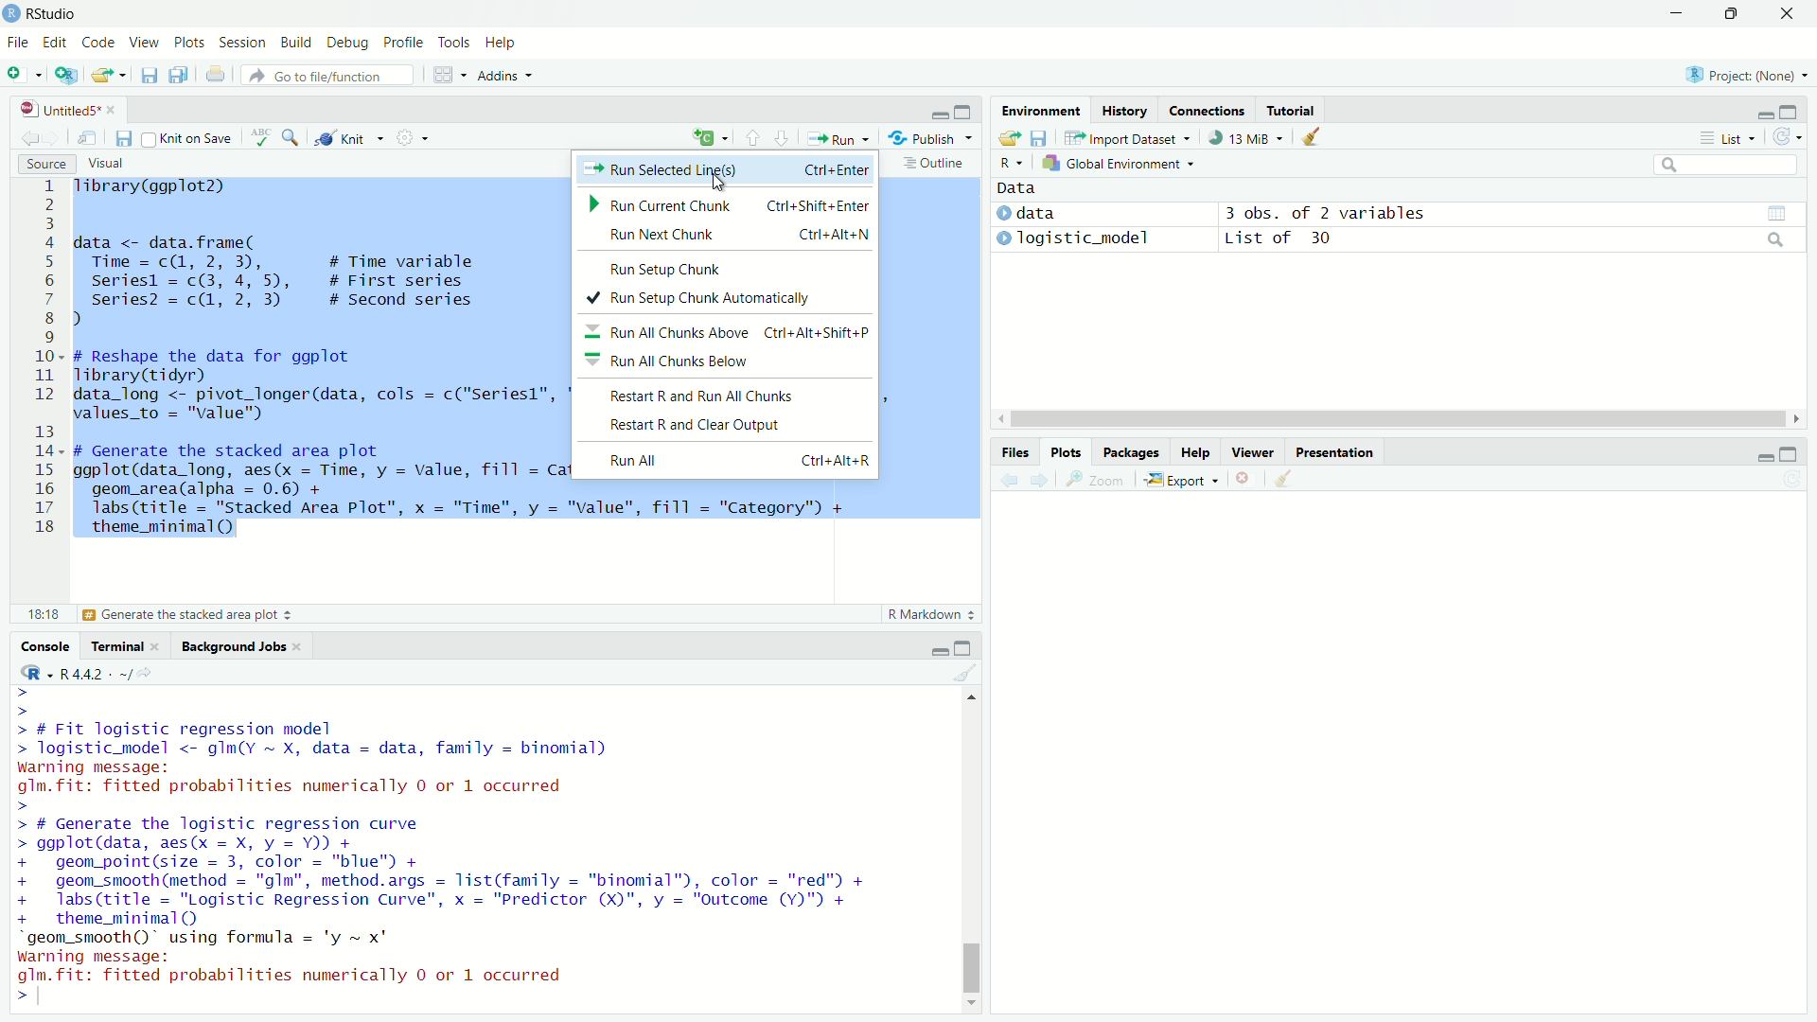  Describe the element at coordinates (1778, 212) in the screenshot. I see `view` at that location.